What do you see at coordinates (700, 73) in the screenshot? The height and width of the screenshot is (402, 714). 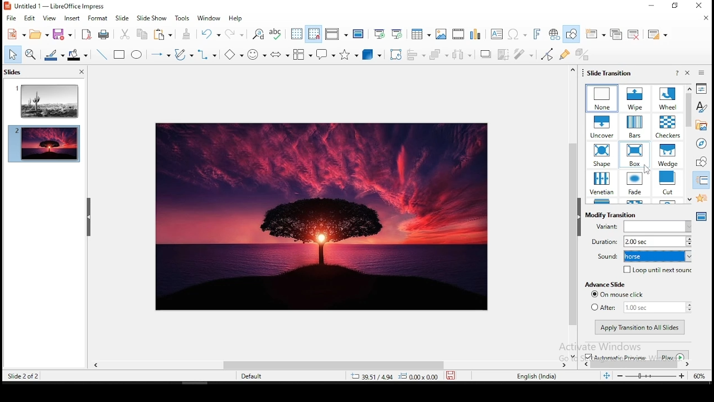 I see `sidebar settings` at bounding box center [700, 73].